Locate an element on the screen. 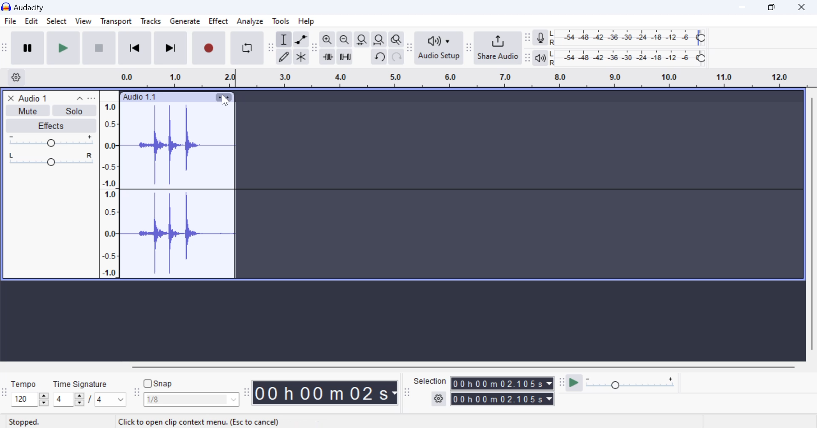 The width and height of the screenshot is (817, 428). fit project to width is located at coordinates (379, 40).